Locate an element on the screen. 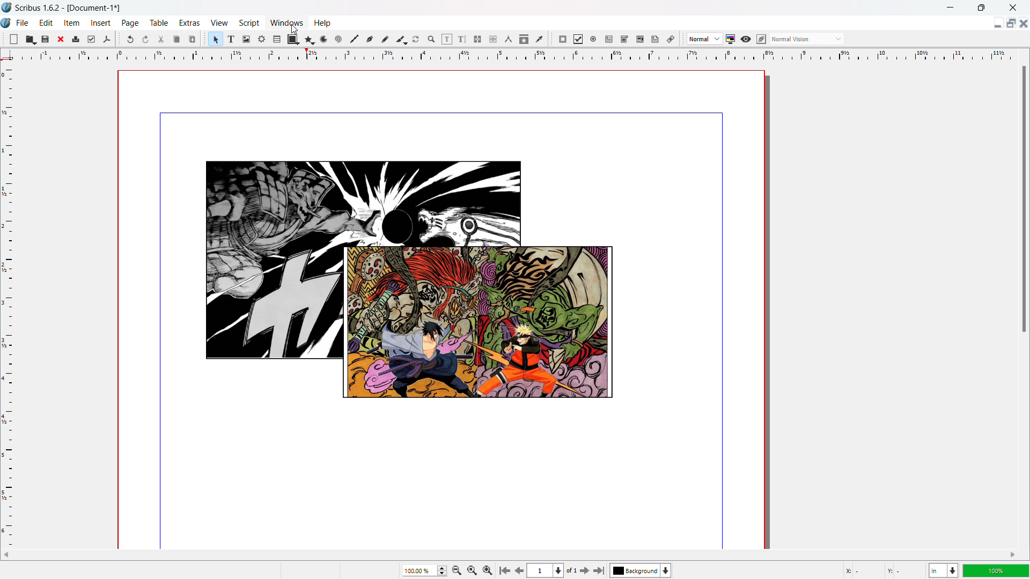 This screenshot has height=579, width=1030. select current unit is located at coordinates (943, 570).